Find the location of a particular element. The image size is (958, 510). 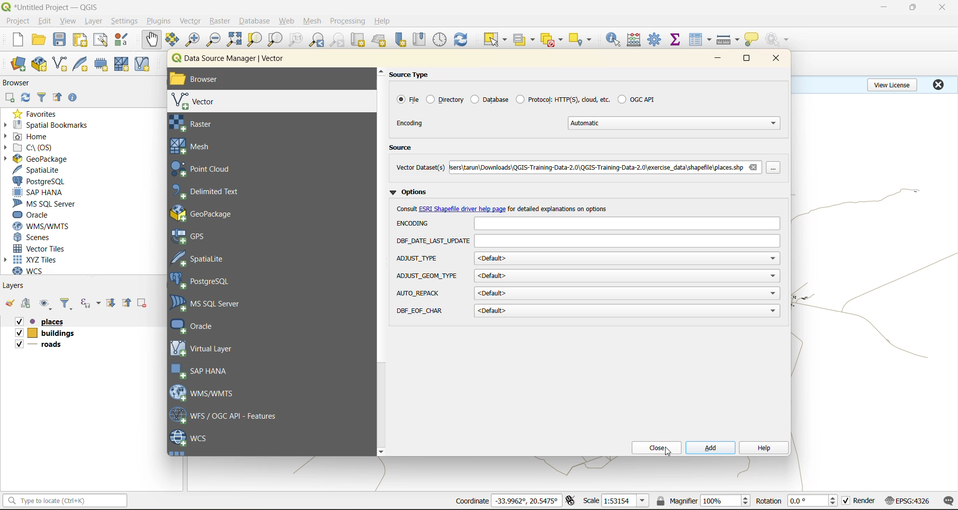

text is located at coordinates (407, 209).